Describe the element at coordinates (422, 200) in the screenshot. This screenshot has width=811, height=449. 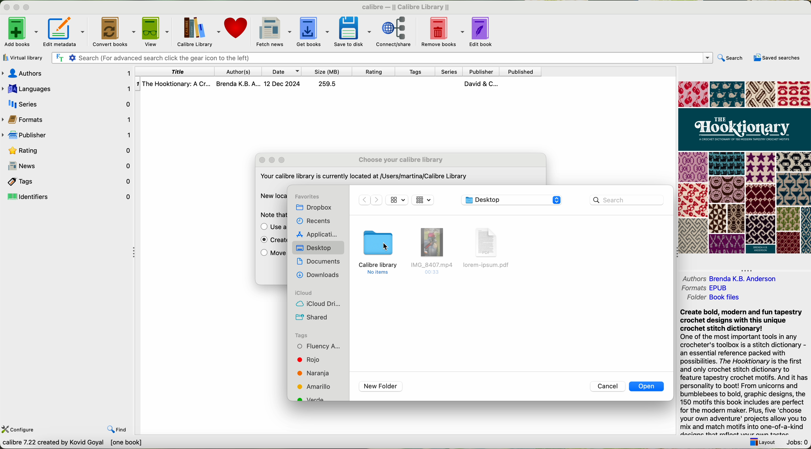
I see `icon` at that location.